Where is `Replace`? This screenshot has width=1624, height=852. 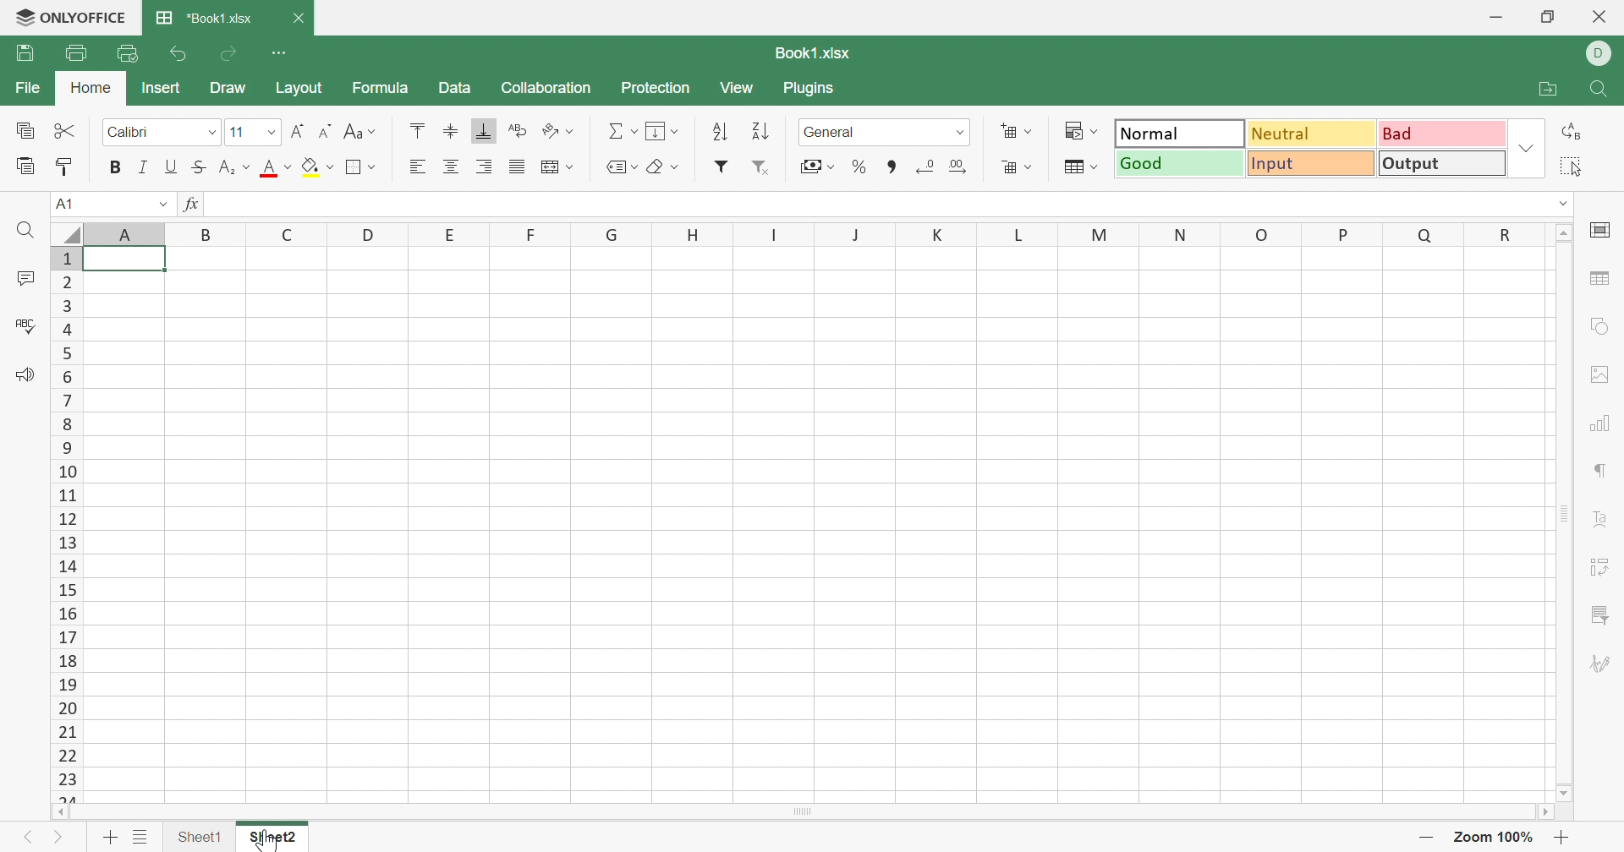 Replace is located at coordinates (1576, 134).